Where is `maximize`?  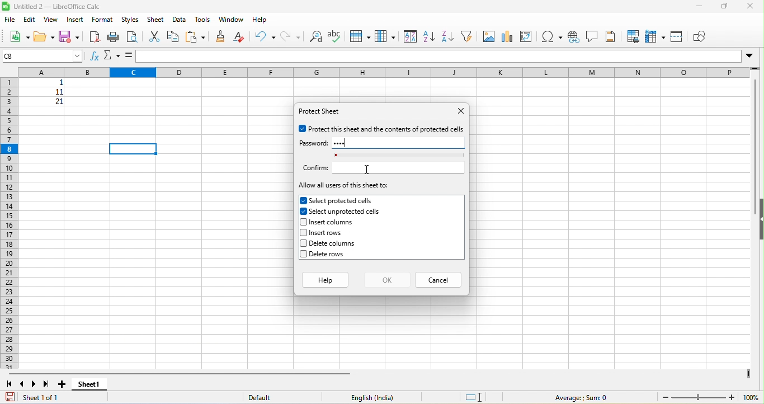 maximize is located at coordinates (725, 7).